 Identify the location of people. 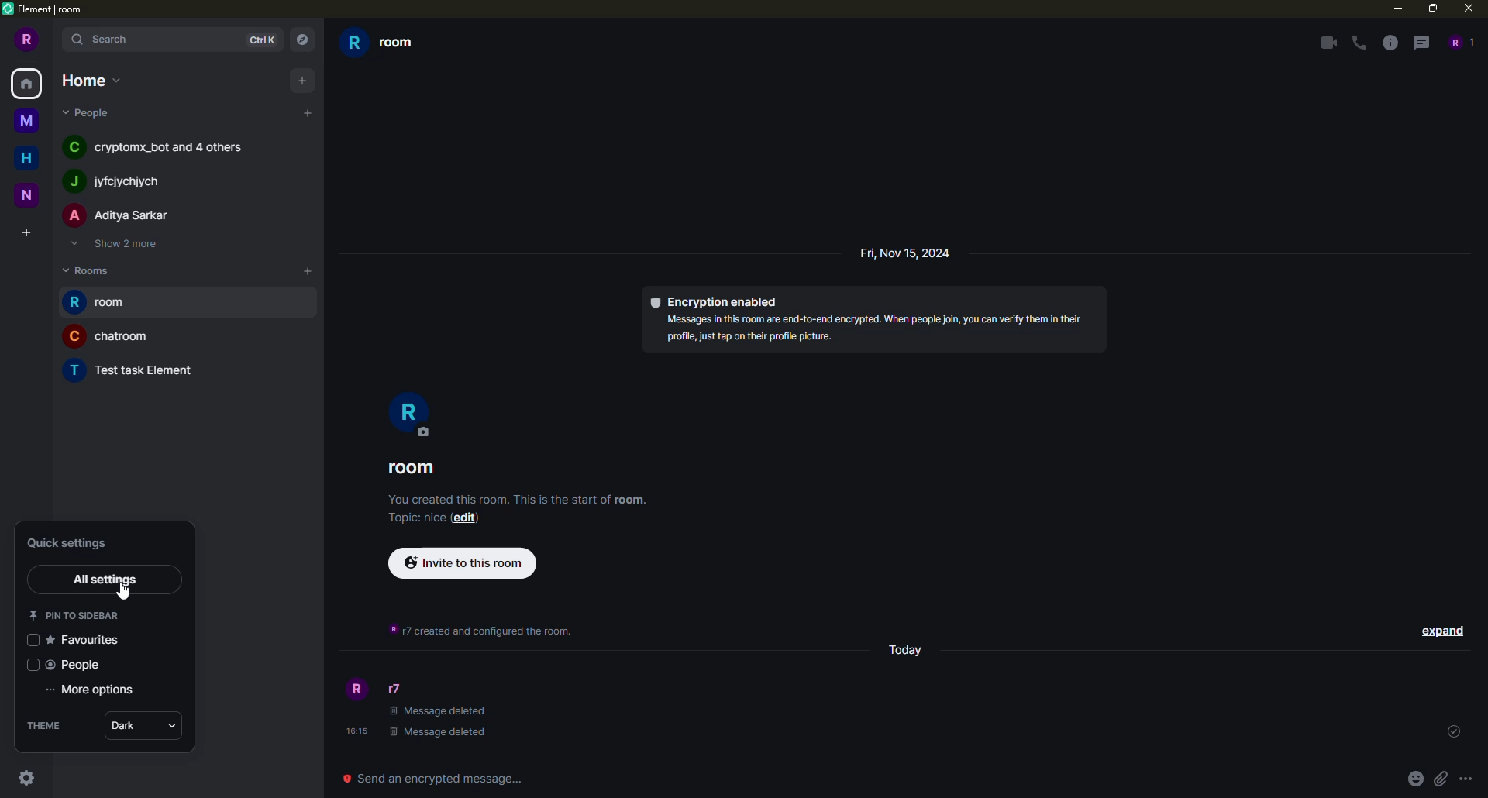
(119, 181).